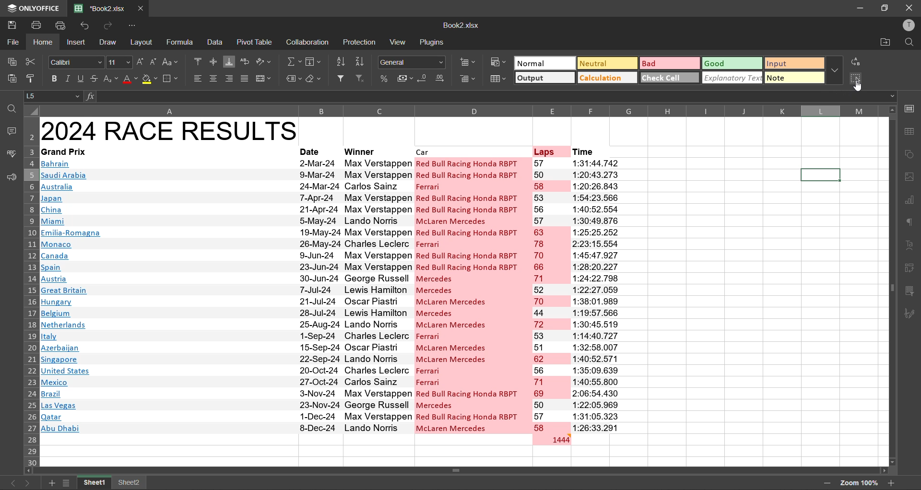 The height and width of the screenshot is (490, 921). I want to click on clear filter, so click(361, 79).